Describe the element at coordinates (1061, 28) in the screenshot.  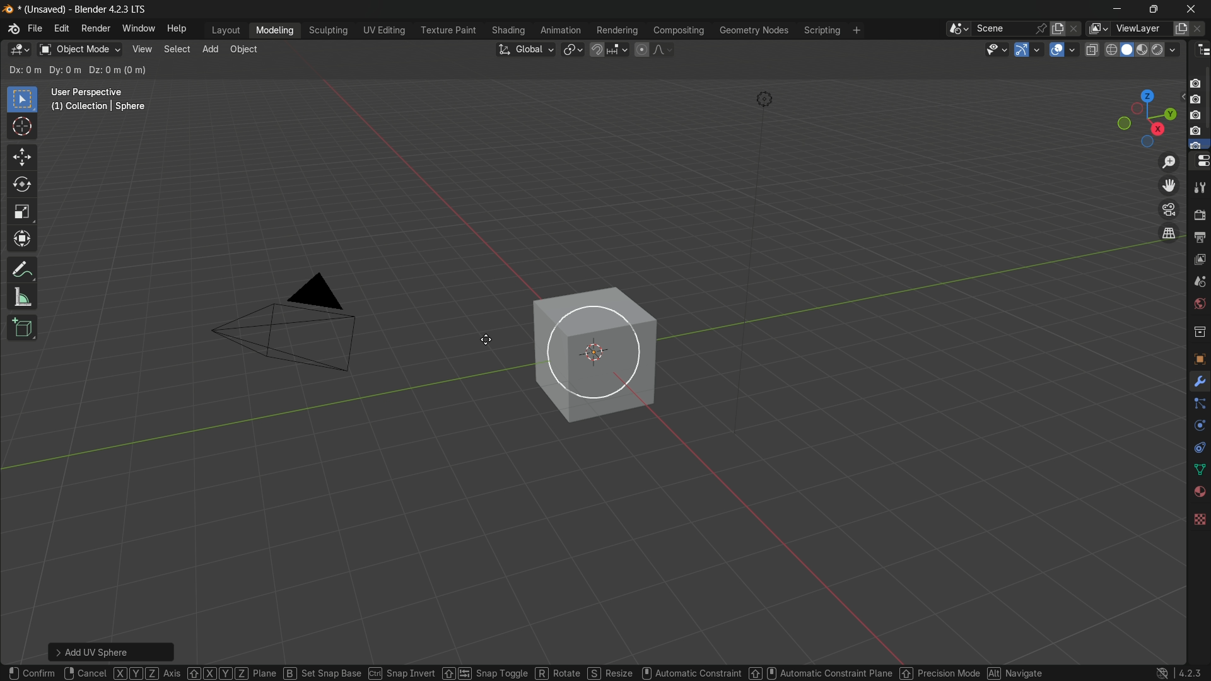
I see `new scene` at that location.